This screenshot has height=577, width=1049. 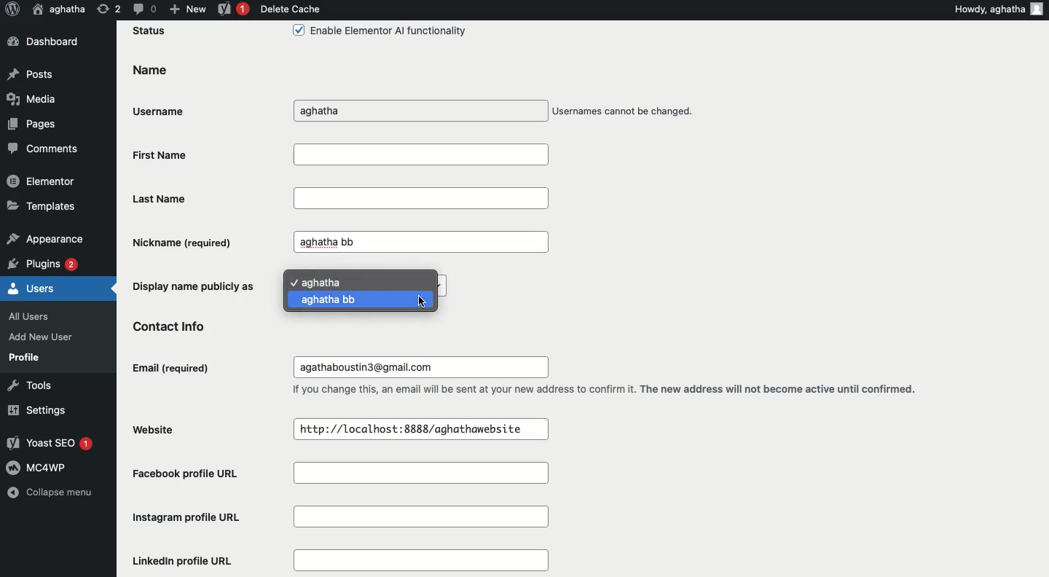 What do you see at coordinates (624, 112) in the screenshot?
I see `Usernames cannot be changed.` at bounding box center [624, 112].